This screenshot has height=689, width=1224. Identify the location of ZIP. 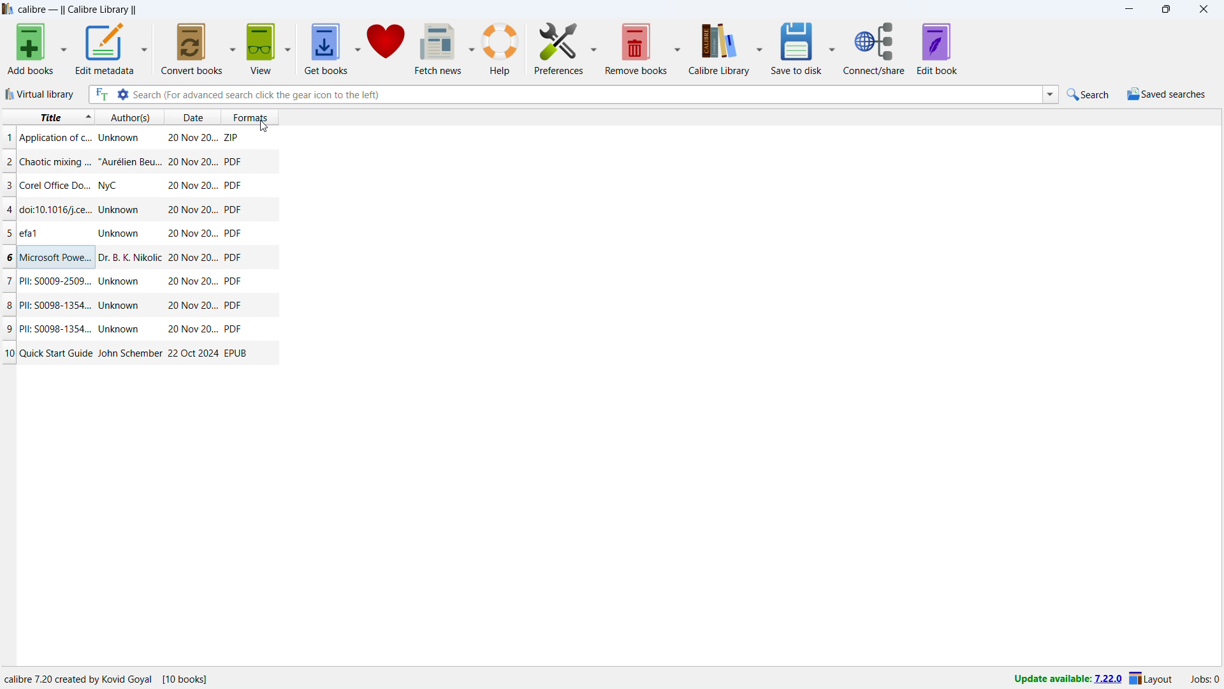
(231, 137).